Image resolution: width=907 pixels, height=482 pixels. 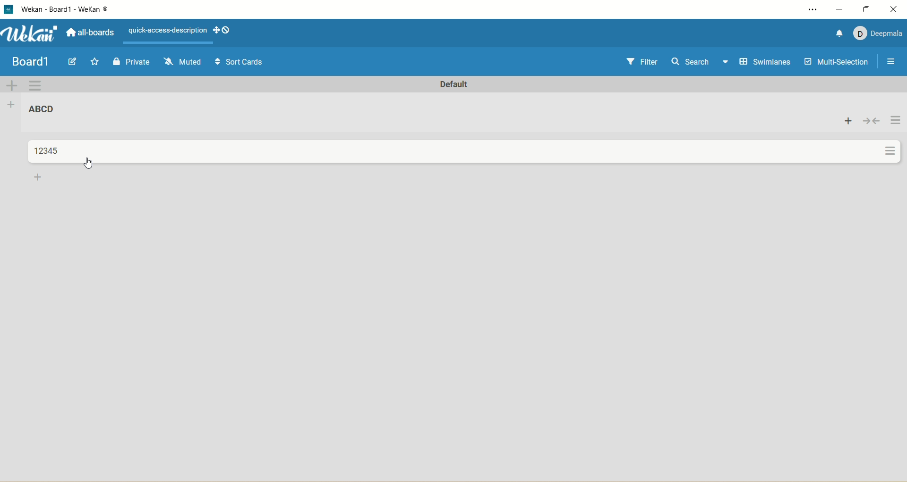 I want to click on add card, so click(x=848, y=121).